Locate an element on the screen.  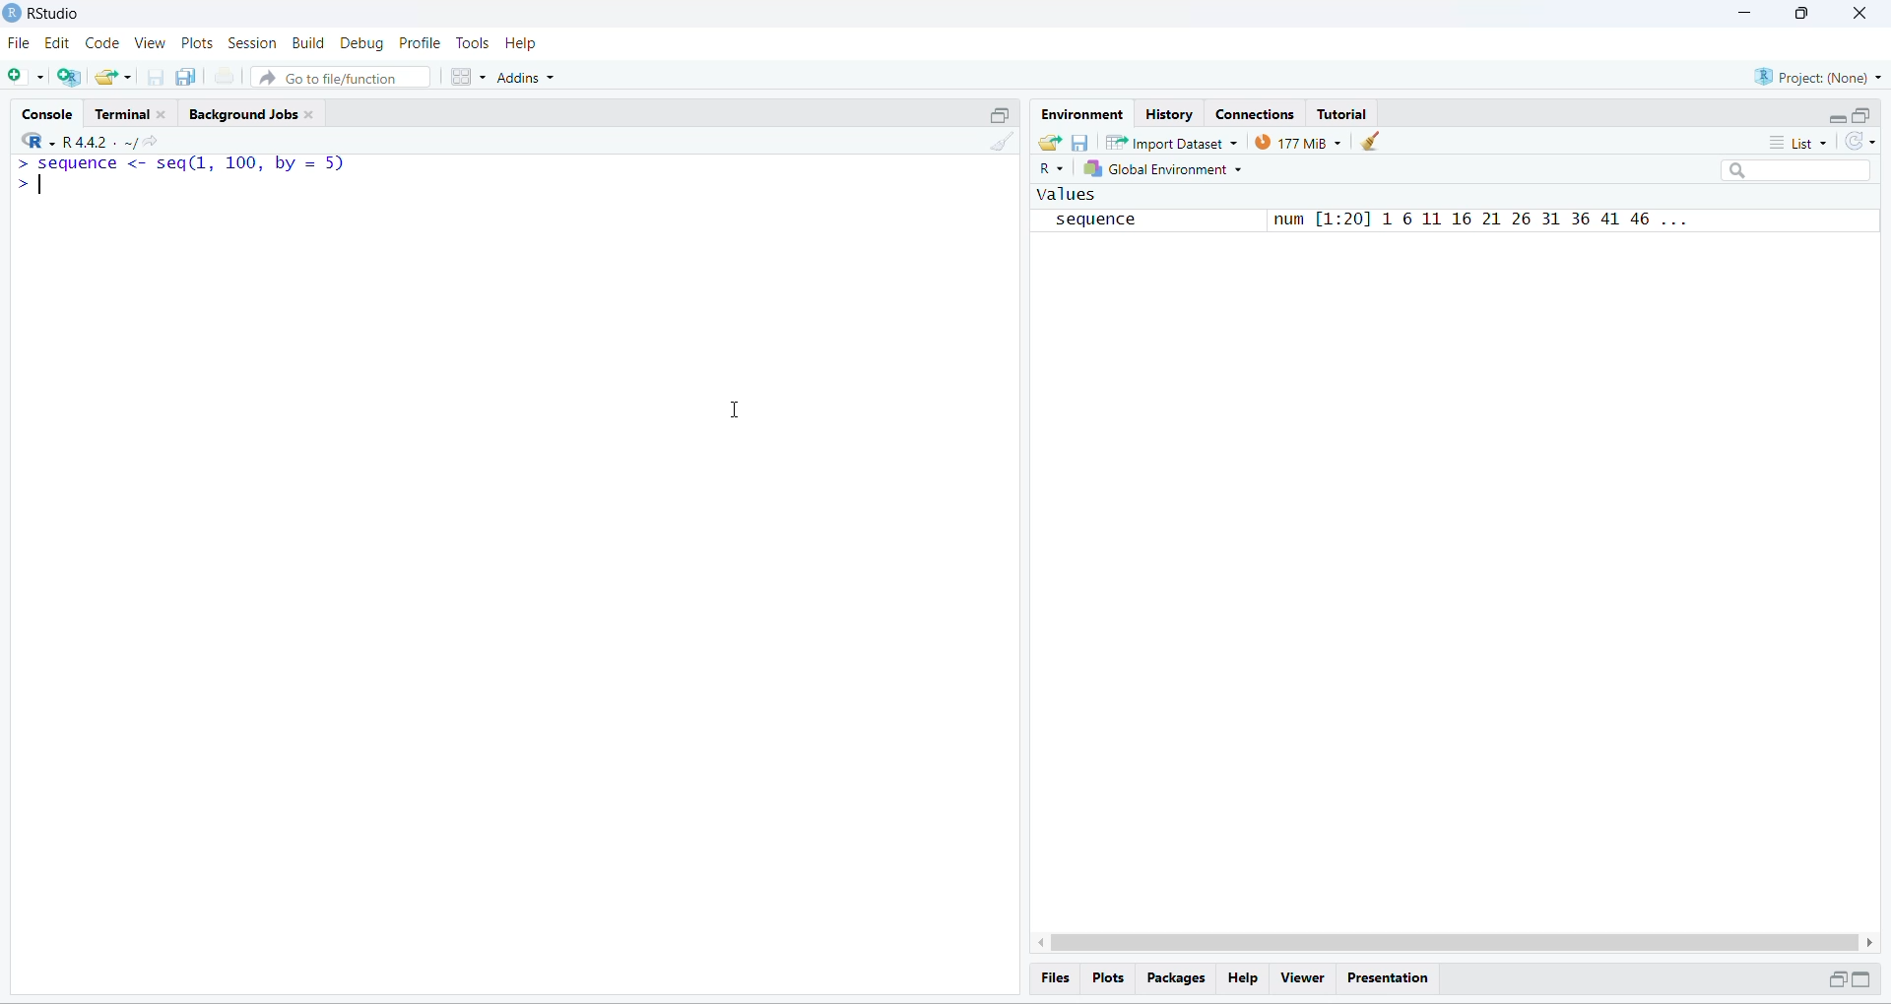
Presentation  is located at coordinates (1388, 979).